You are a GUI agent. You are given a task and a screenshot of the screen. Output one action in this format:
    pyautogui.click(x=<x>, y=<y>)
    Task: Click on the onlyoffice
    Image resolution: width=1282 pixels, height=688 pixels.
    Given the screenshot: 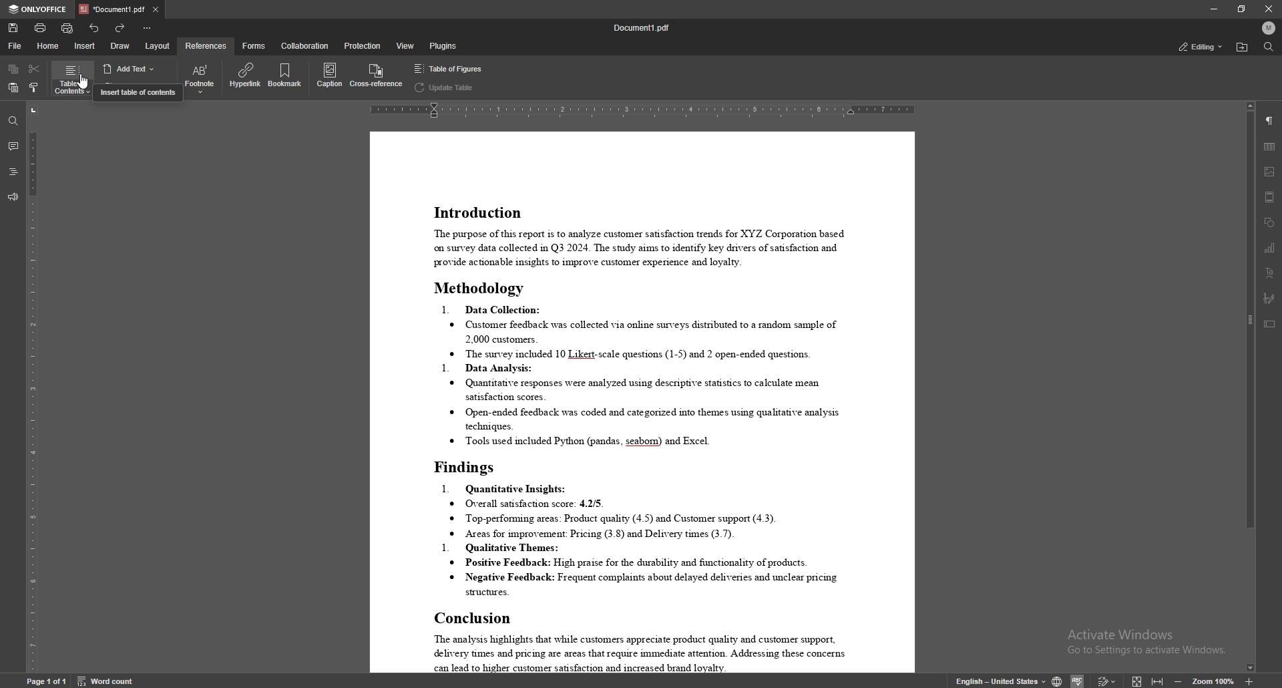 What is the action you would take?
    pyautogui.click(x=38, y=9)
    